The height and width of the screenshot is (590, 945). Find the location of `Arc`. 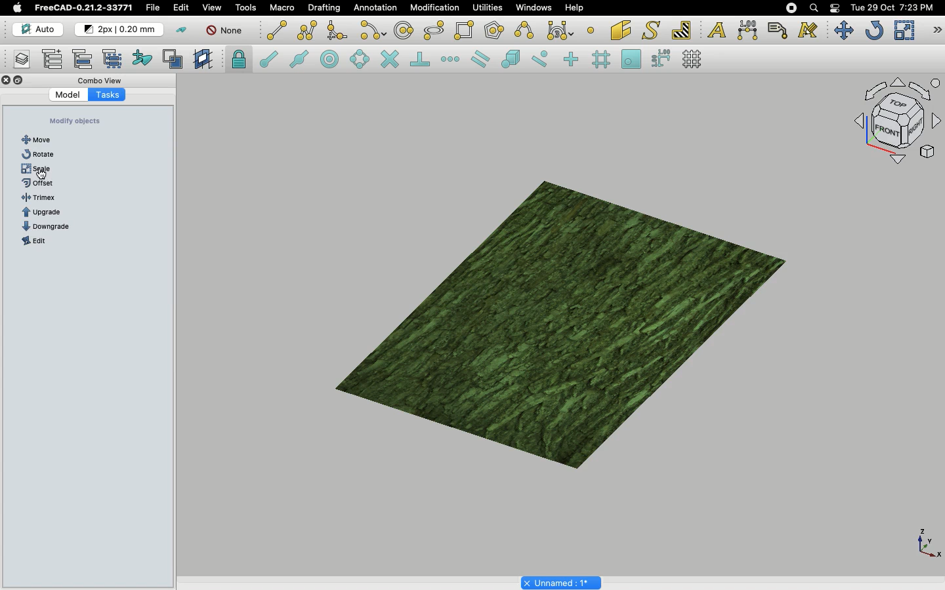

Arc is located at coordinates (42, 182).